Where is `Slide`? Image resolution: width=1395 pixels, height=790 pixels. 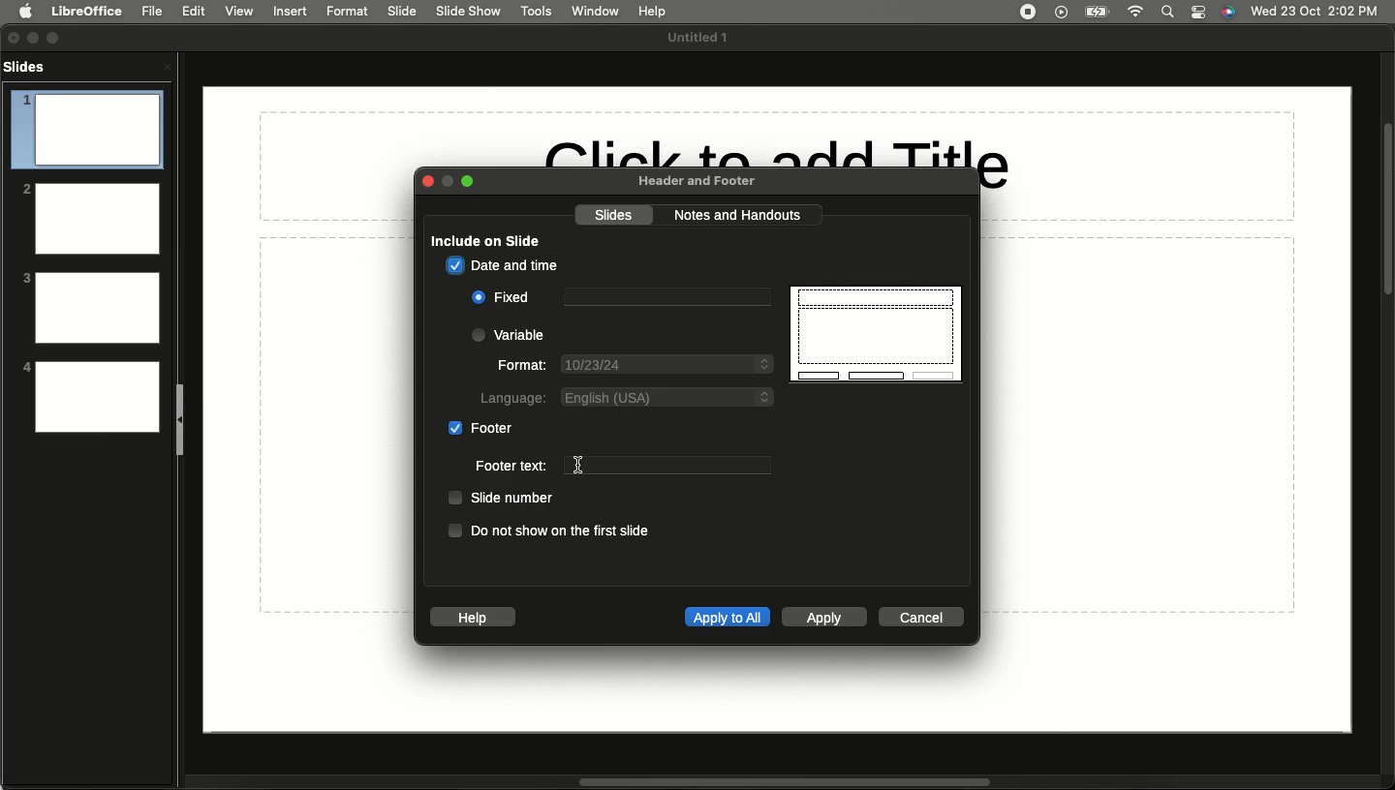 Slide is located at coordinates (403, 12).